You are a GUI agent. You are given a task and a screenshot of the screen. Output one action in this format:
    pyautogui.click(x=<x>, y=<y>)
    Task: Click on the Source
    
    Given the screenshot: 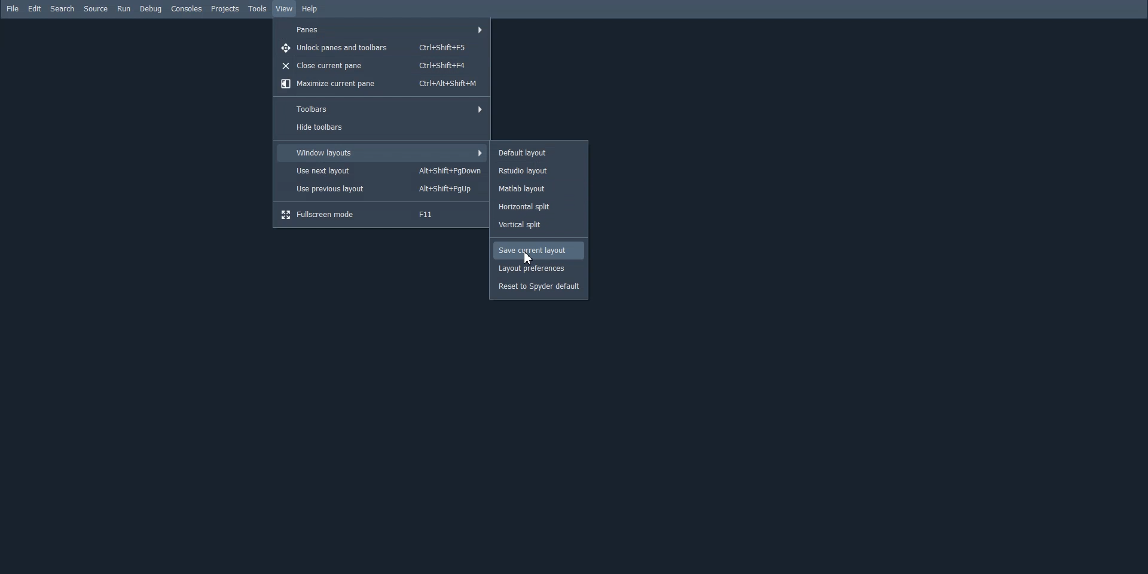 What is the action you would take?
    pyautogui.click(x=96, y=8)
    